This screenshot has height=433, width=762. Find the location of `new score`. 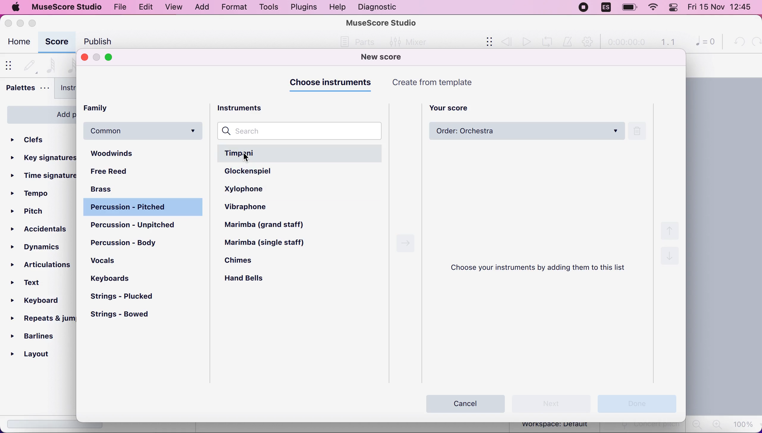

new score is located at coordinates (390, 57).